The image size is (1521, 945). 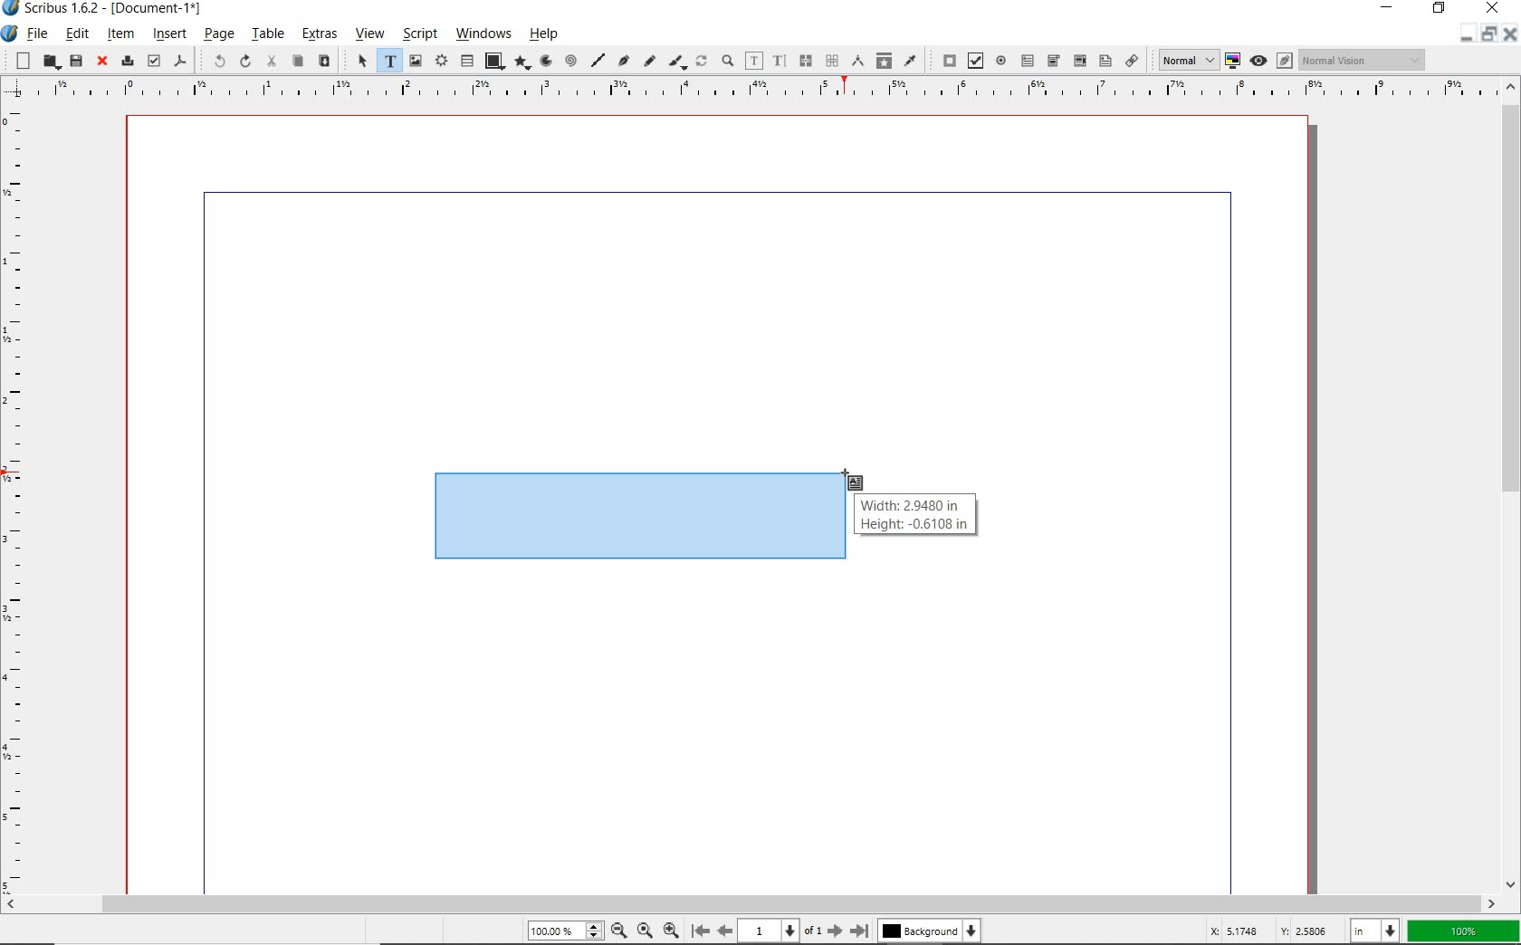 What do you see at coordinates (623, 62) in the screenshot?
I see `Bezier curve` at bounding box center [623, 62].